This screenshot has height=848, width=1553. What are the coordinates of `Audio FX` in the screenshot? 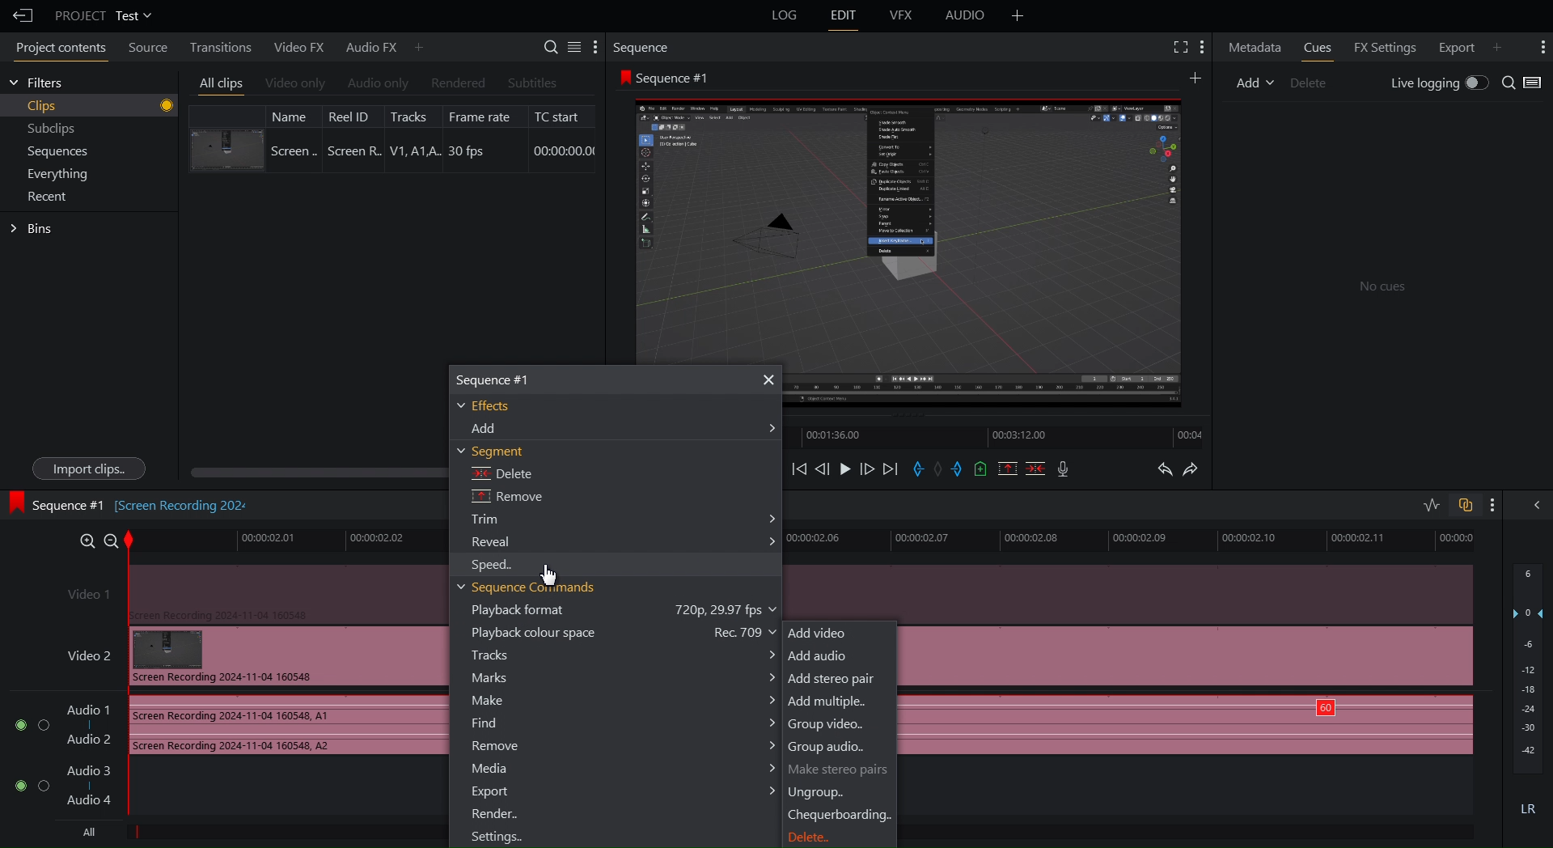 It's located at (365, 47).